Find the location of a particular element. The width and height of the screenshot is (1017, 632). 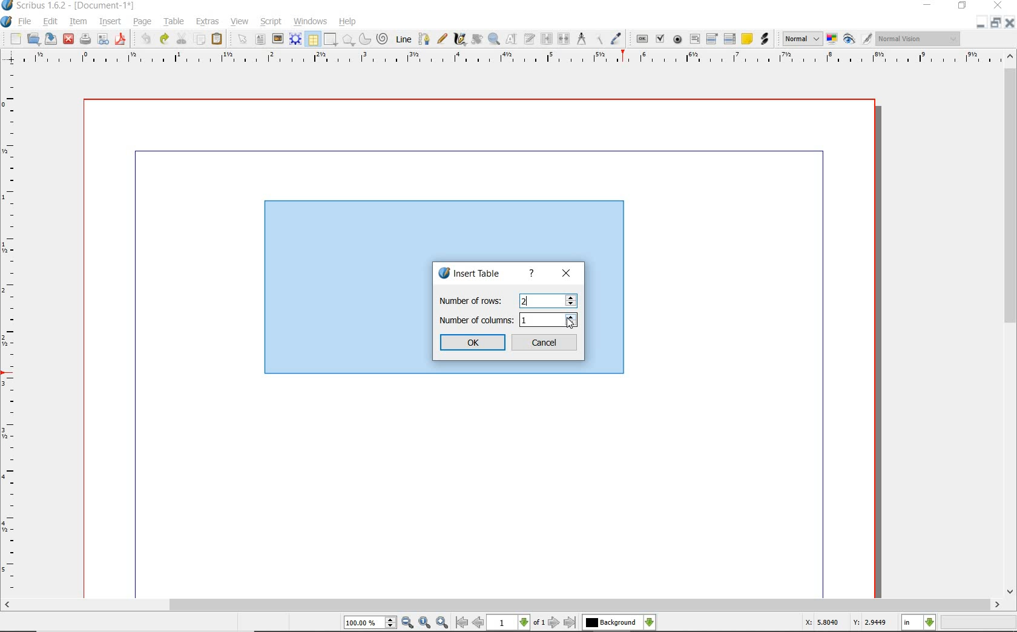

view  is located at coordinates (242, 22).